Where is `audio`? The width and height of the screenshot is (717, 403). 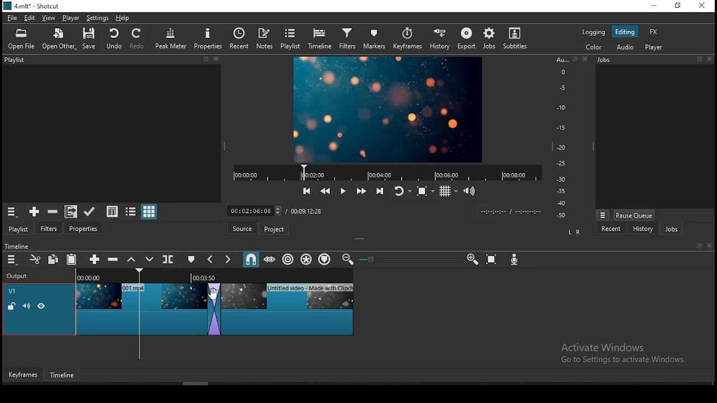
audio is located at coordinates (627, 47).